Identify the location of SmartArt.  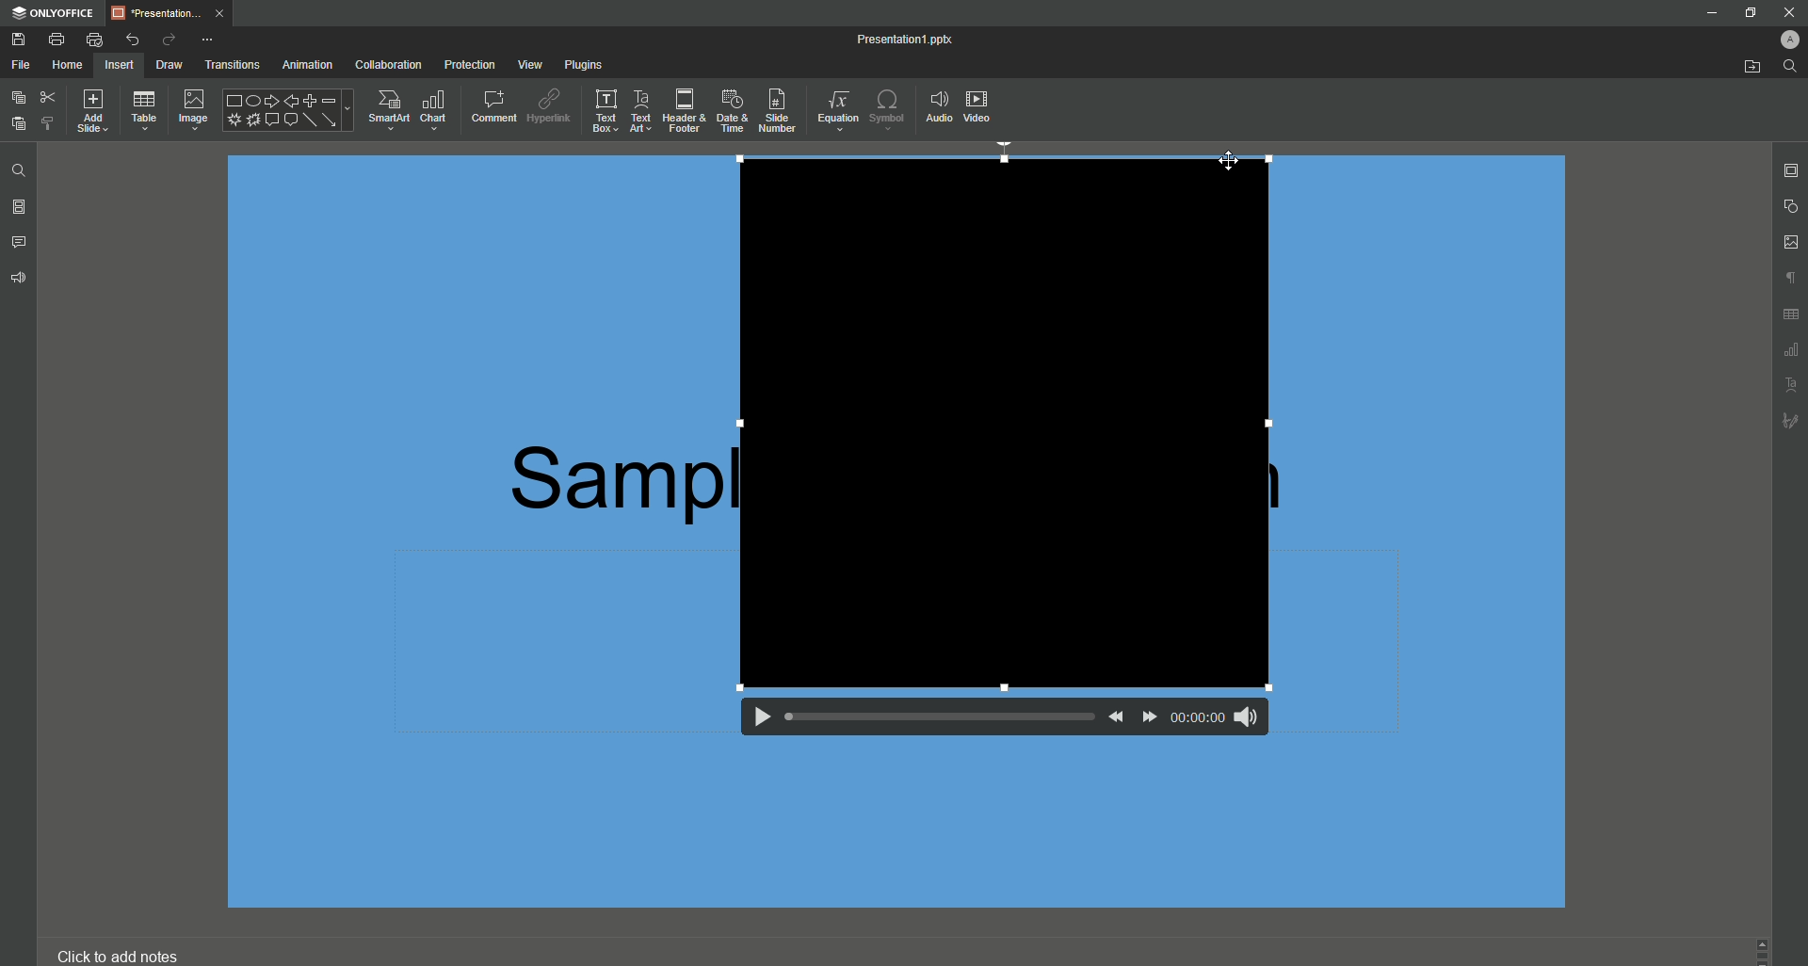
(388, 109).